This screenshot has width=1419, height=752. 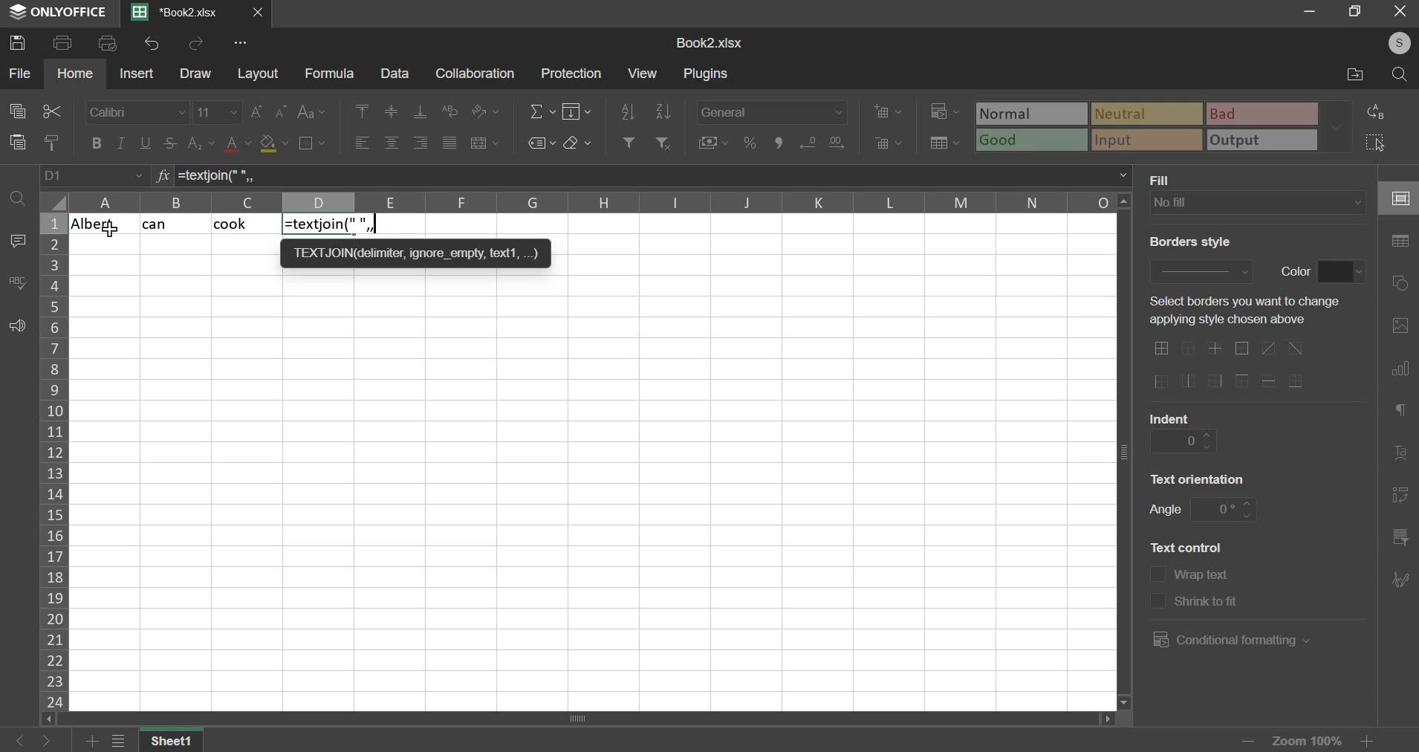 I want to click on underline, so click(x=146, y=143).